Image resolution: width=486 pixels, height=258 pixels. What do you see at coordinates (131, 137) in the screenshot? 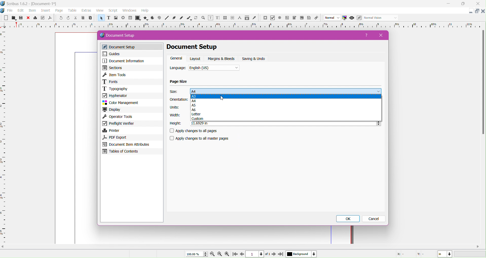
I see `PDF Export` at bounding box center [131, 137].